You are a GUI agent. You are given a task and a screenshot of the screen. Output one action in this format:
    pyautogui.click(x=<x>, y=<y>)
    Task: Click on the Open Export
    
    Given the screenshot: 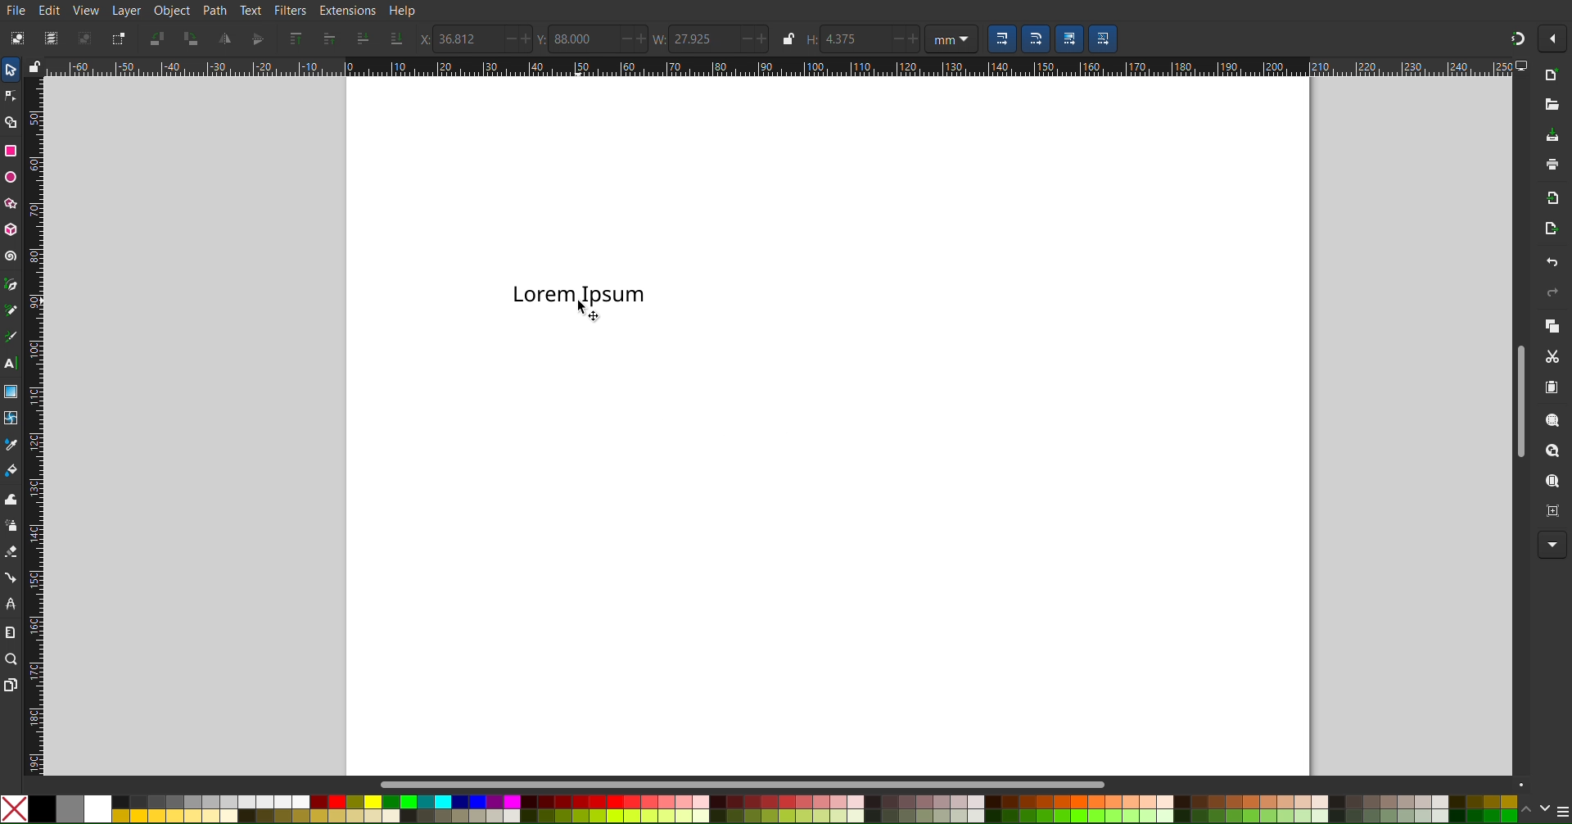 What is the action you would take?
    pyautogui.click(x=1548, y=229)
    